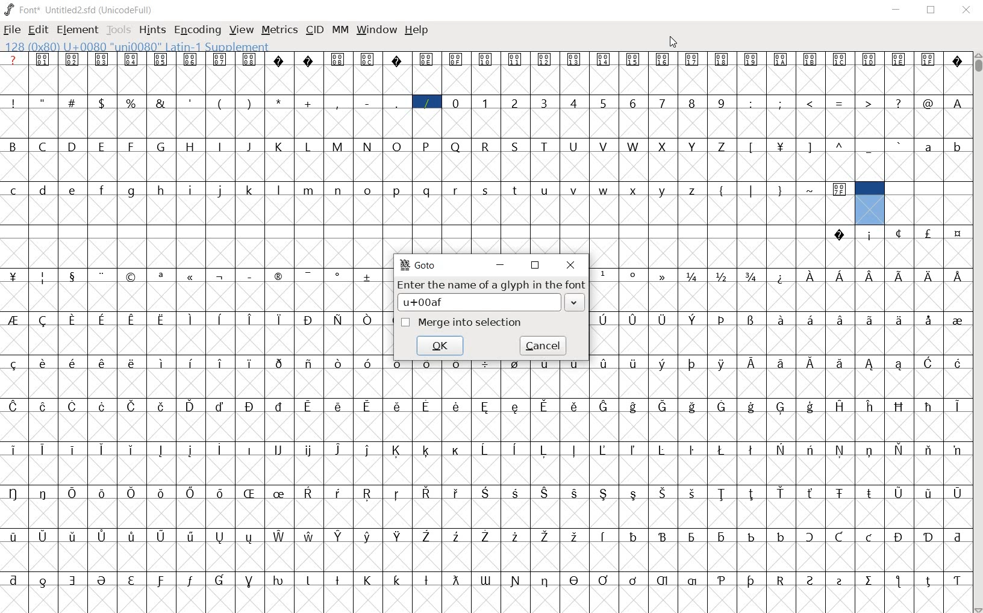 This screenshot has height=613, width=983. Describe the element at coordinates (370, 493) in the screenshot. I see `Symbol` at that location.